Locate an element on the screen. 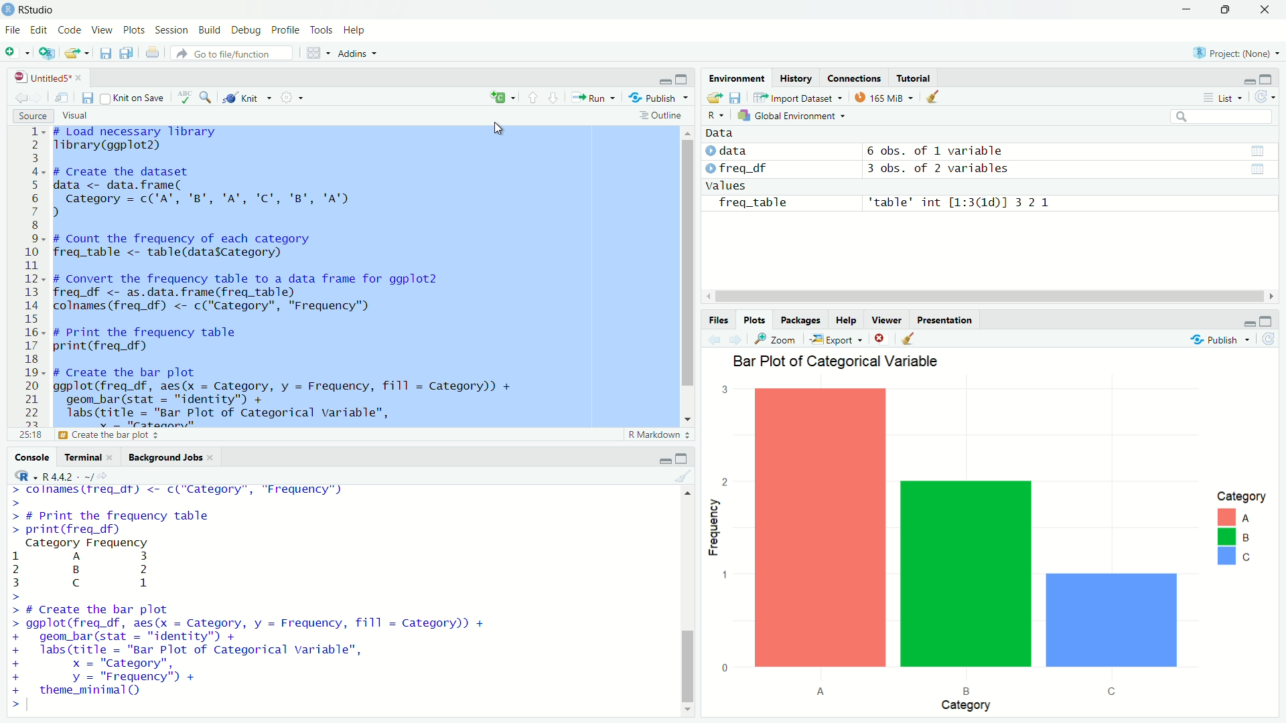 Image resolution: width=1286 pixels, height=723 pixels. RStudio is located at coordinates (42, 10).